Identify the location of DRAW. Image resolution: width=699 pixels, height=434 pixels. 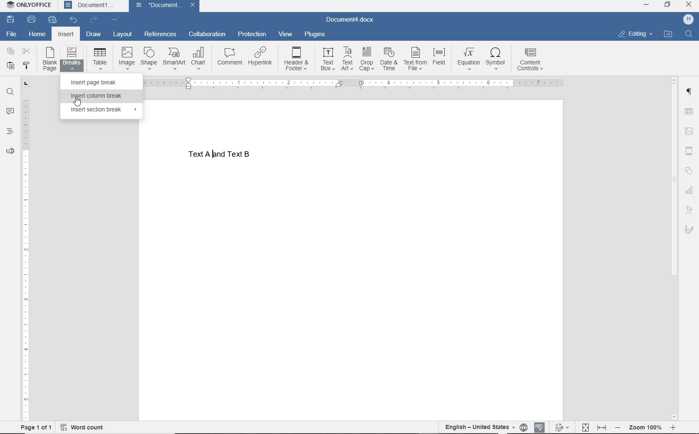
(94, 34).